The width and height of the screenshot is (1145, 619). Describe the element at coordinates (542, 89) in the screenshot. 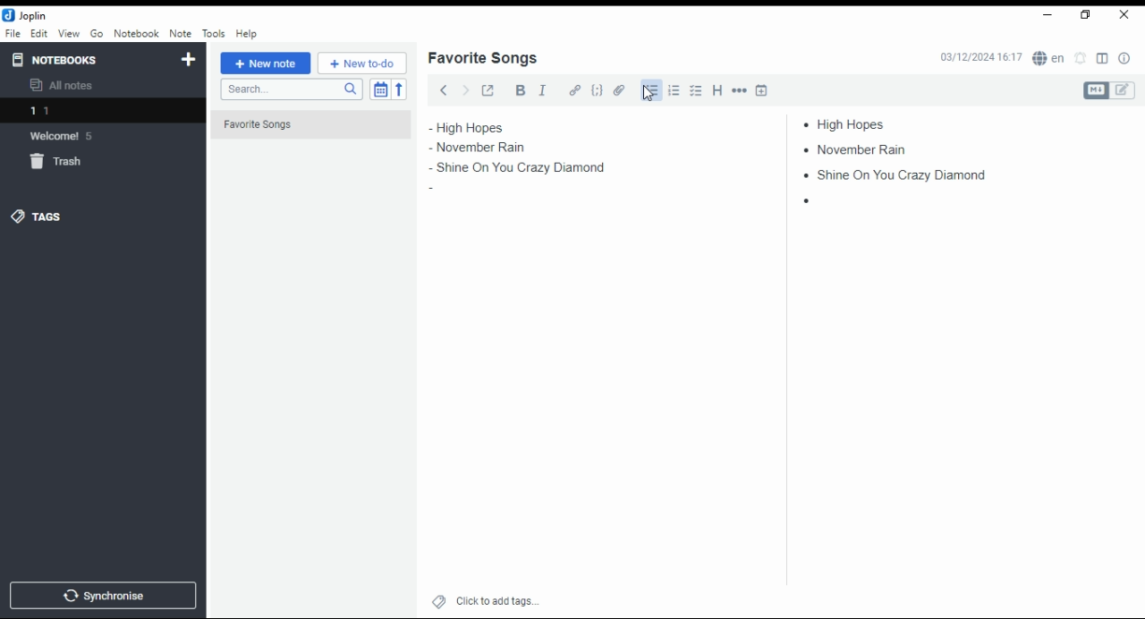

I see `italics` at that location.